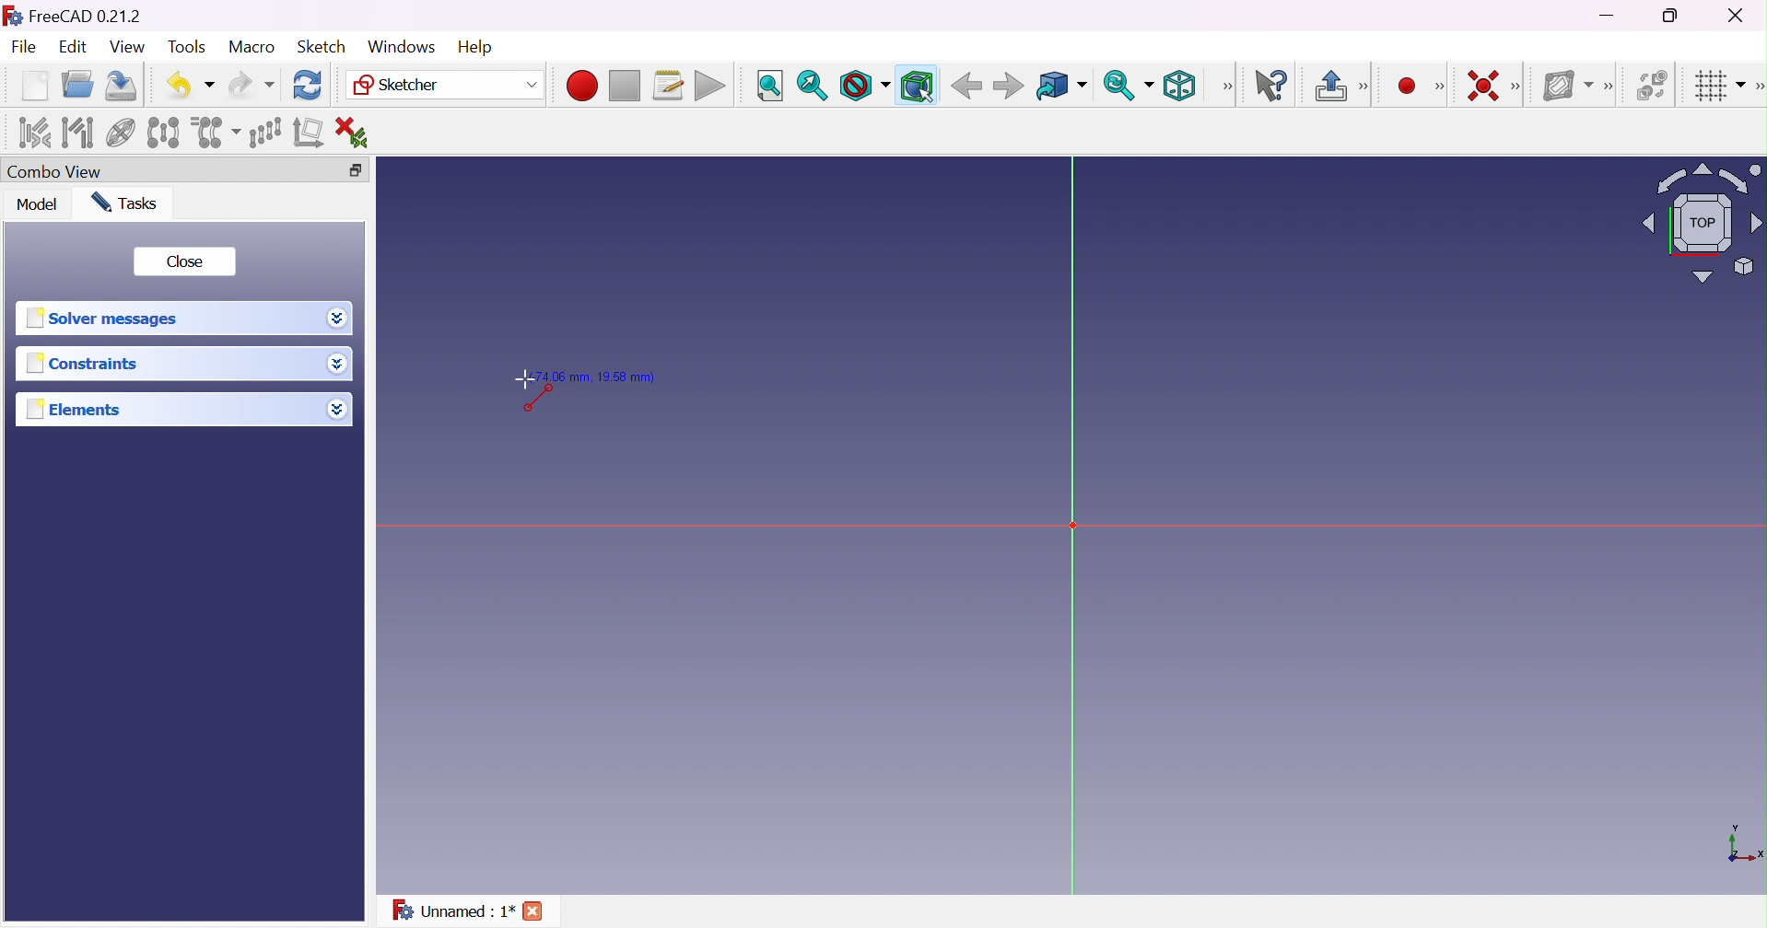 Image resolution: width=1767 pixels, height=928 pixels. Describe the element at coordinates (916, 85) in the screenshot. I see `Bounding box` at that location.